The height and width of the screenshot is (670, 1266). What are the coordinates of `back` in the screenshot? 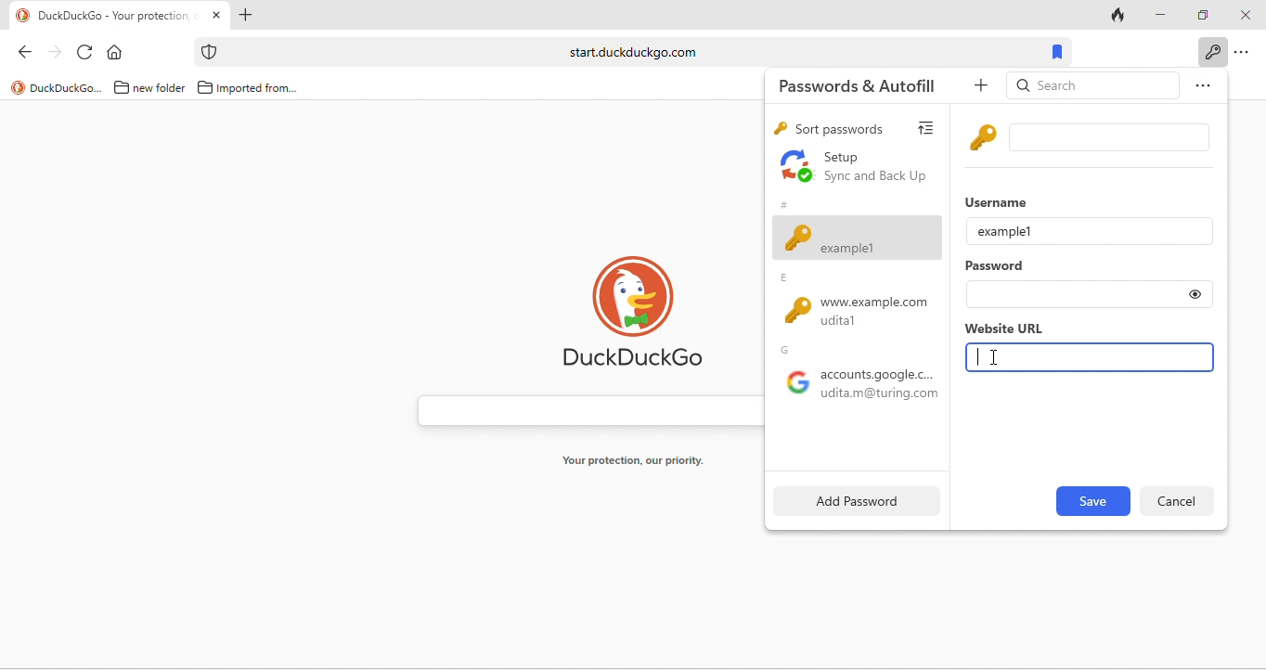 It's located at (19, 50).